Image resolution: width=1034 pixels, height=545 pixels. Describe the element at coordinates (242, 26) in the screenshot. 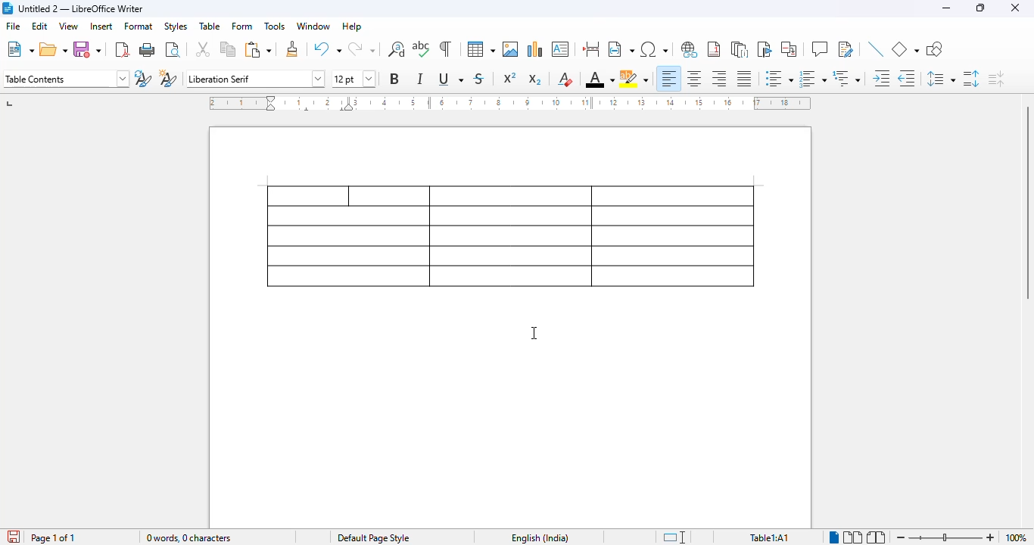

I see `form` at that location.